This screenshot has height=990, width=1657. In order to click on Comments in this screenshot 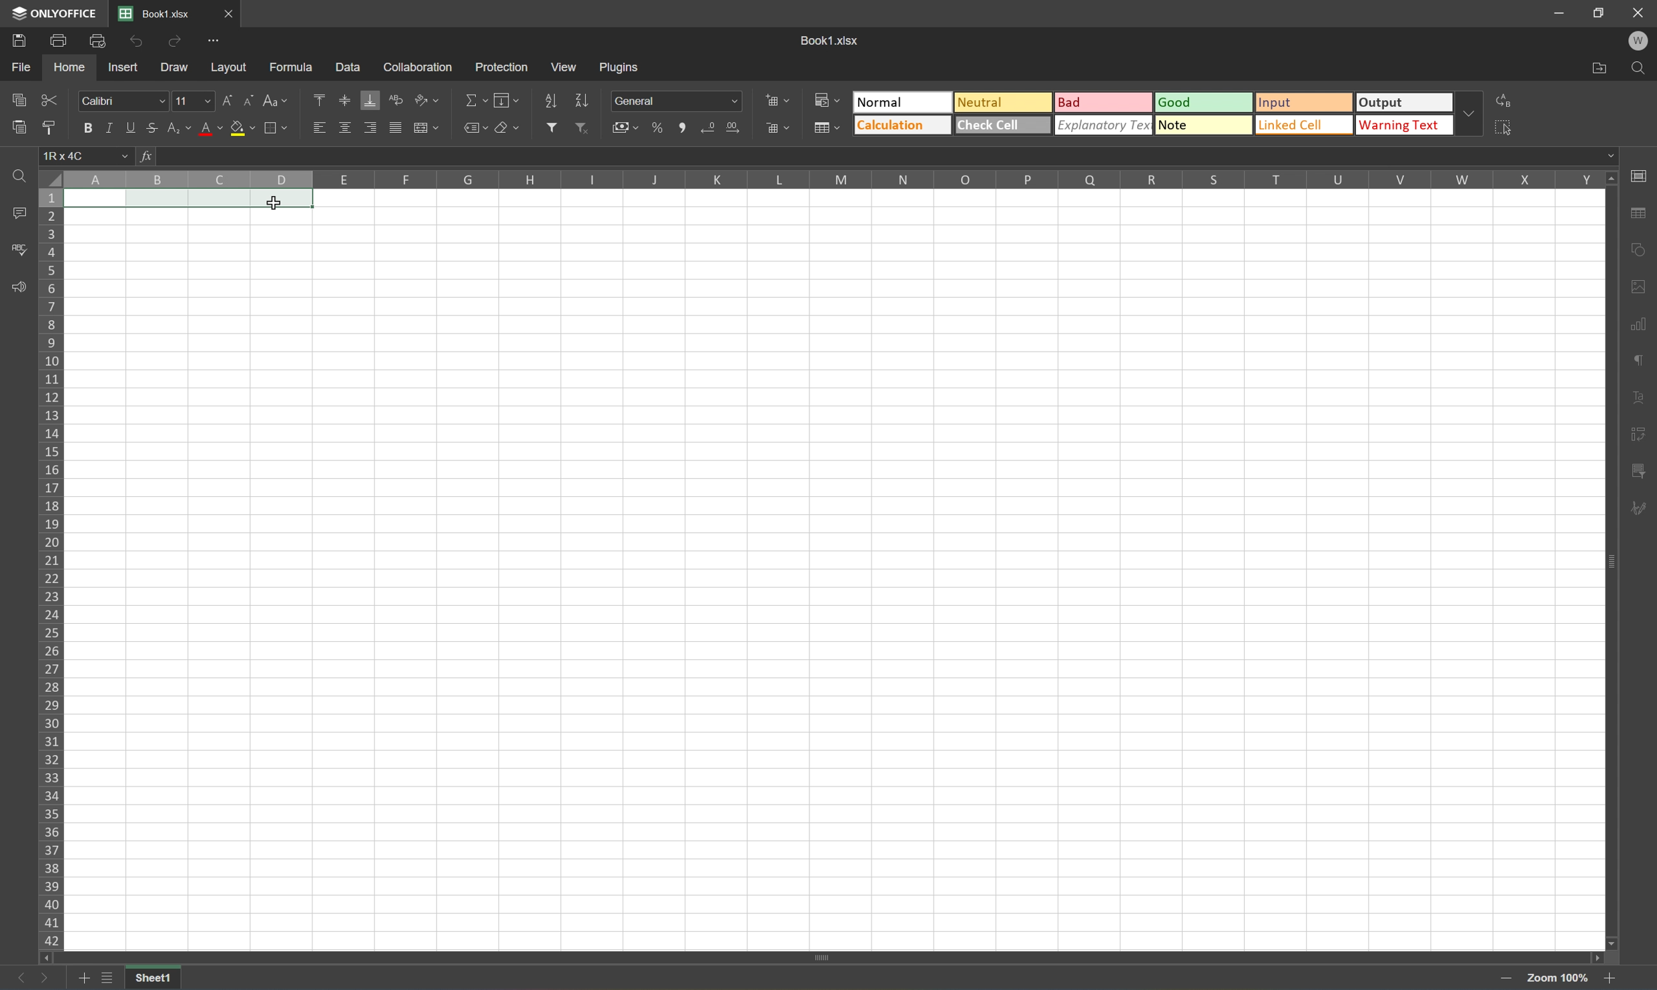, I will do `click(19, 212)`.